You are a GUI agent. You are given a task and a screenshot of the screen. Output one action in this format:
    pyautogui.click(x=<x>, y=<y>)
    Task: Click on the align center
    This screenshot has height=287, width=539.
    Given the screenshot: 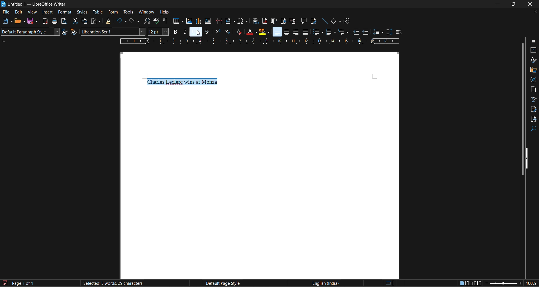 What is the action you would take?
    pyautogui.click(x=286, y=32)
    